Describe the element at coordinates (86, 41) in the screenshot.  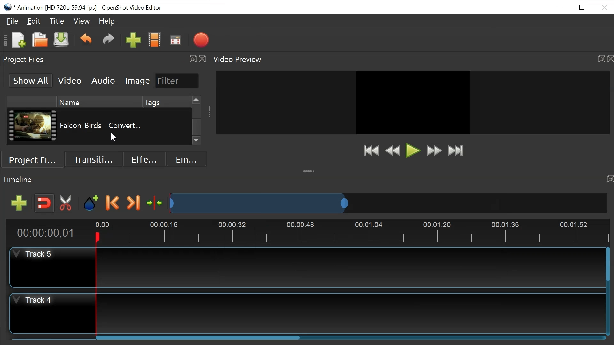
I see `Undo` at that location.